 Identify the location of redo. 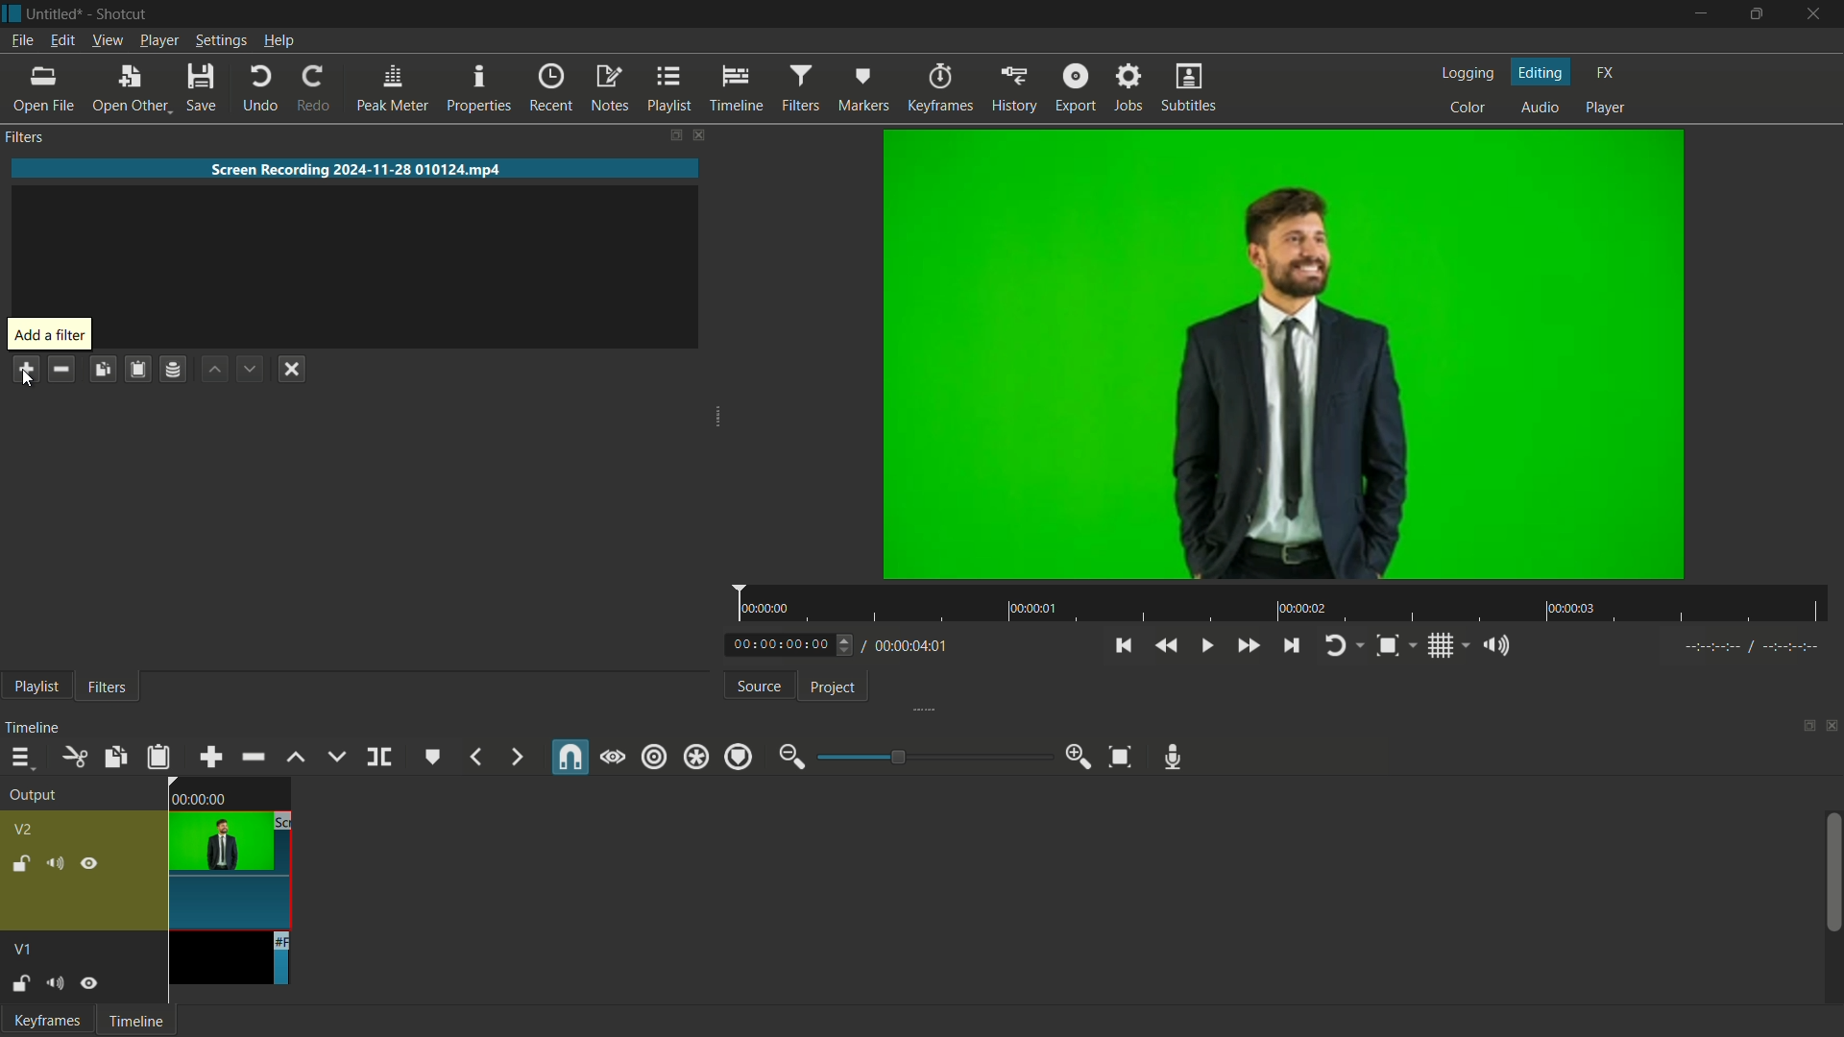
(310, 88).